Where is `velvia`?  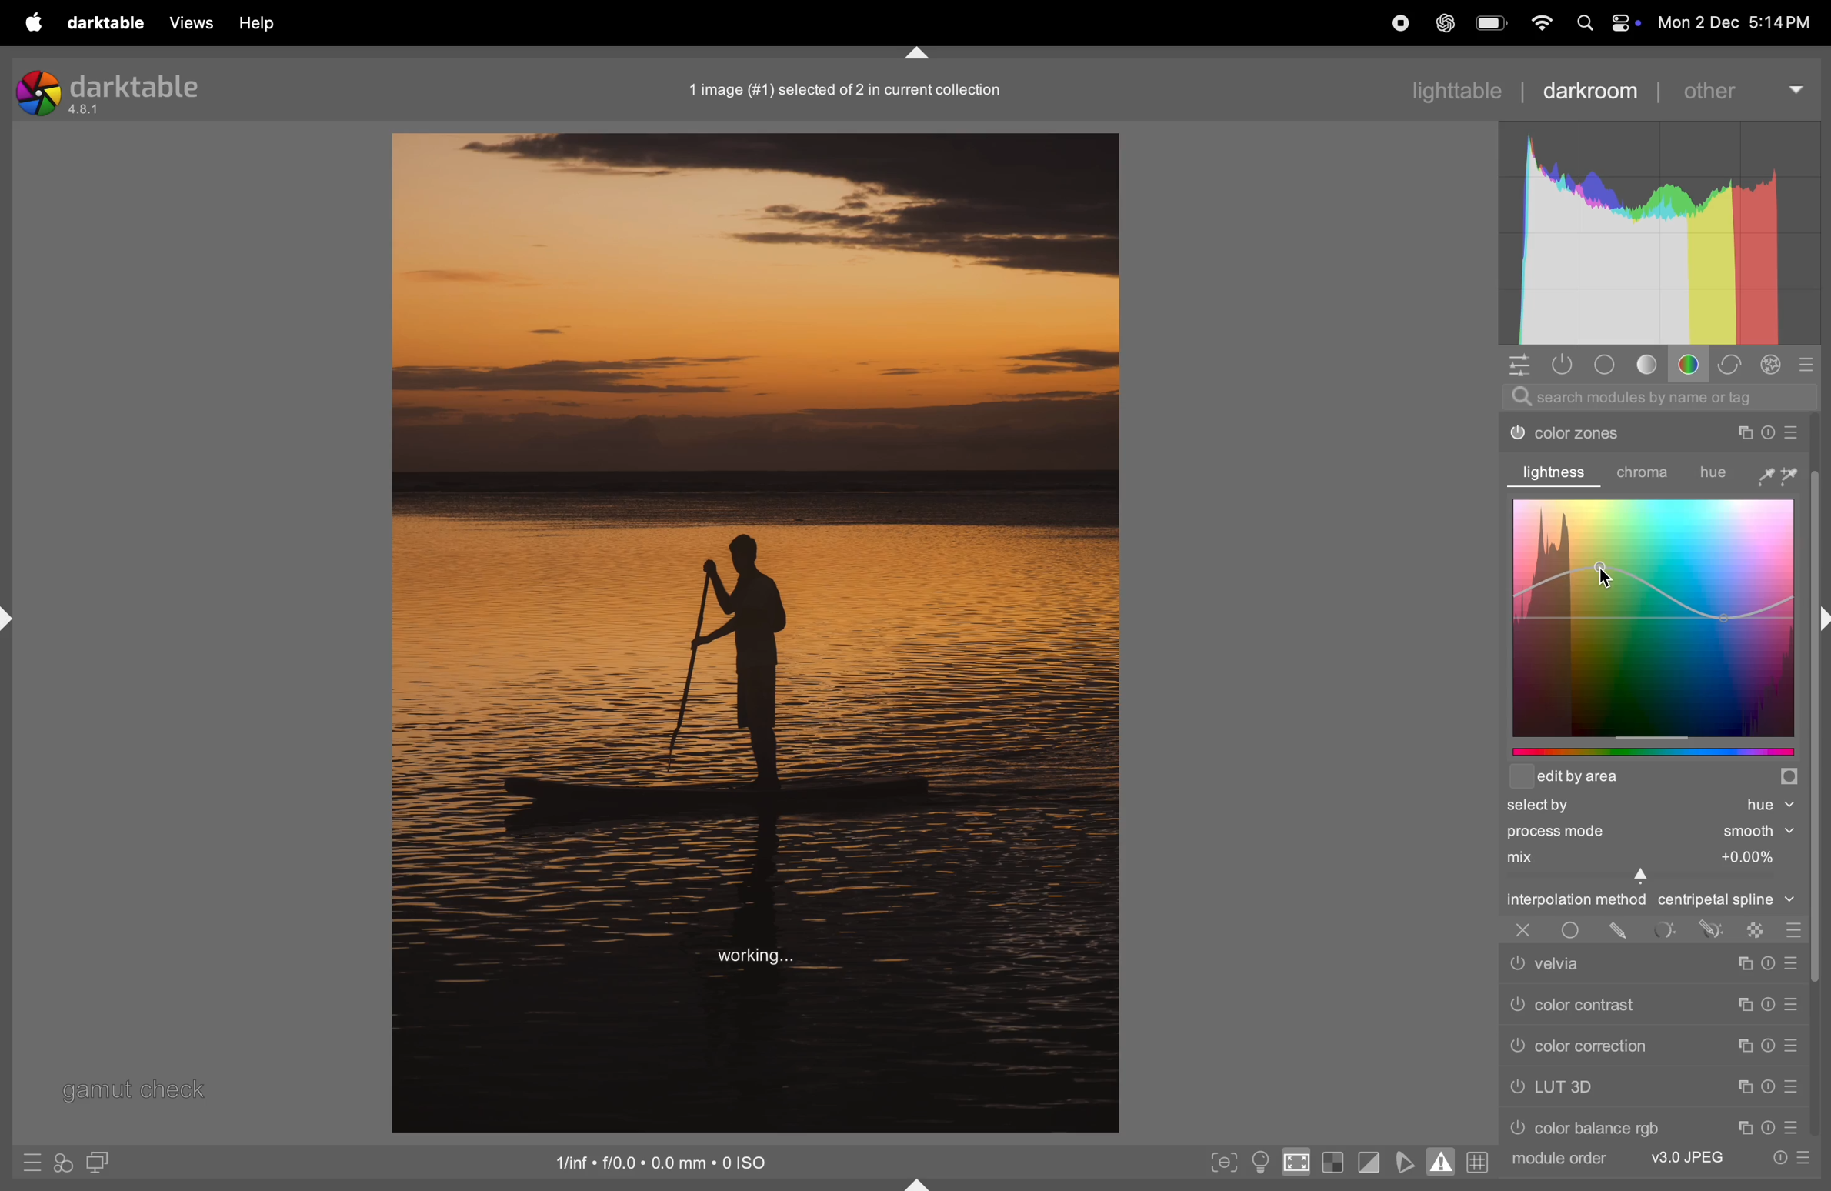 velvia is located at coordinates (1599, 963).